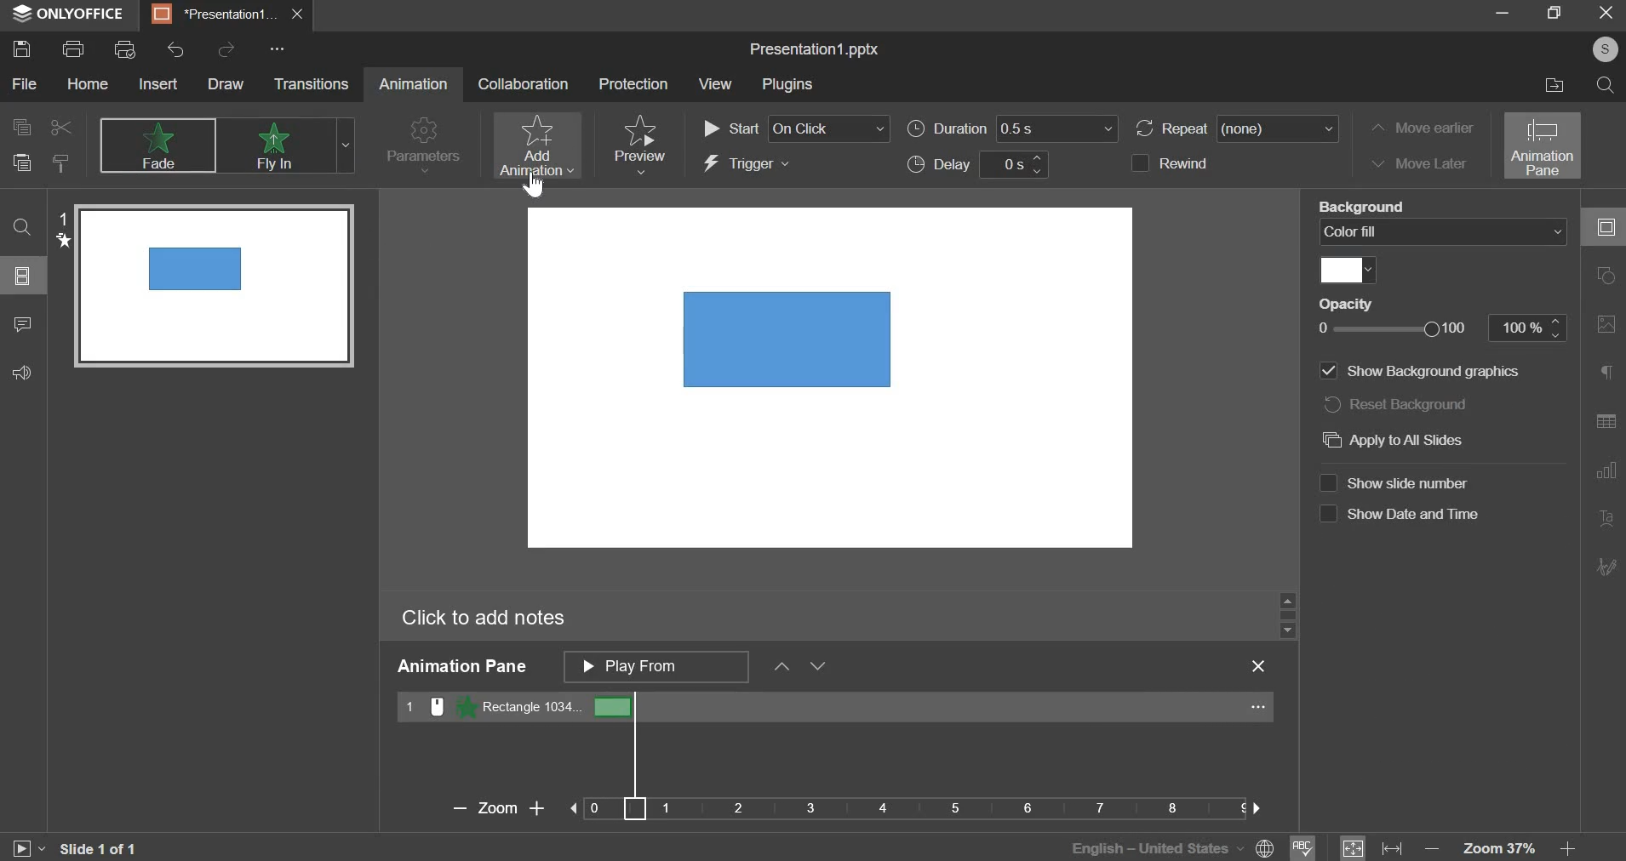 This screenshot has height=861, width=1626. Describe the element at coordinates (1262, 669) in the screenshot. I see `Close` at that location.